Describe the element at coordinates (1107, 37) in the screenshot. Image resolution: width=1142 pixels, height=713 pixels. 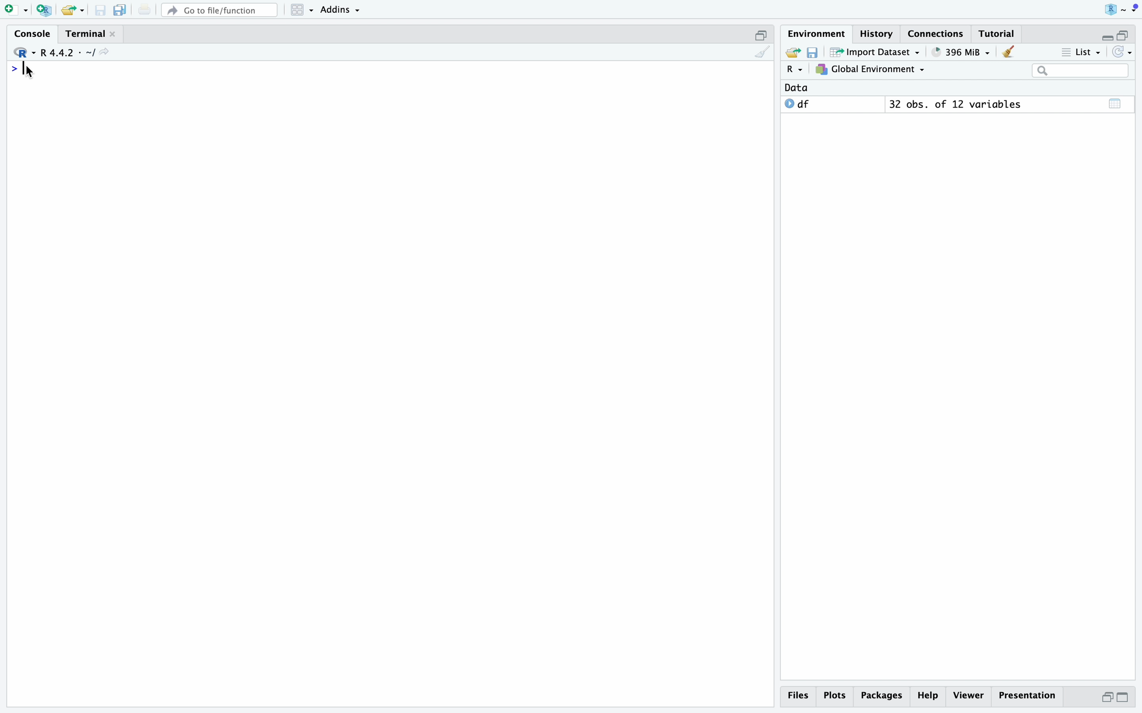
I see `Collapse/expand` at that location.